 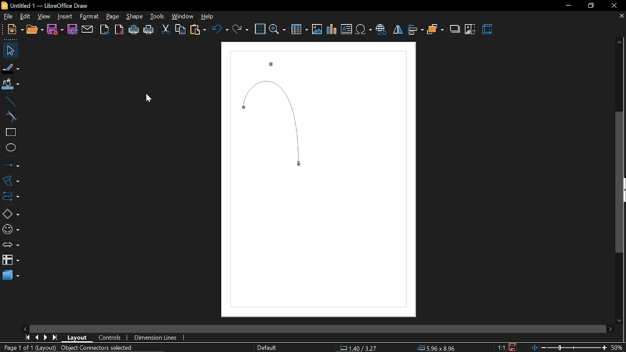 What do you see at coordinates (259, 29) in the screenshot?
I see `grid` at bounding box center [259, 29].